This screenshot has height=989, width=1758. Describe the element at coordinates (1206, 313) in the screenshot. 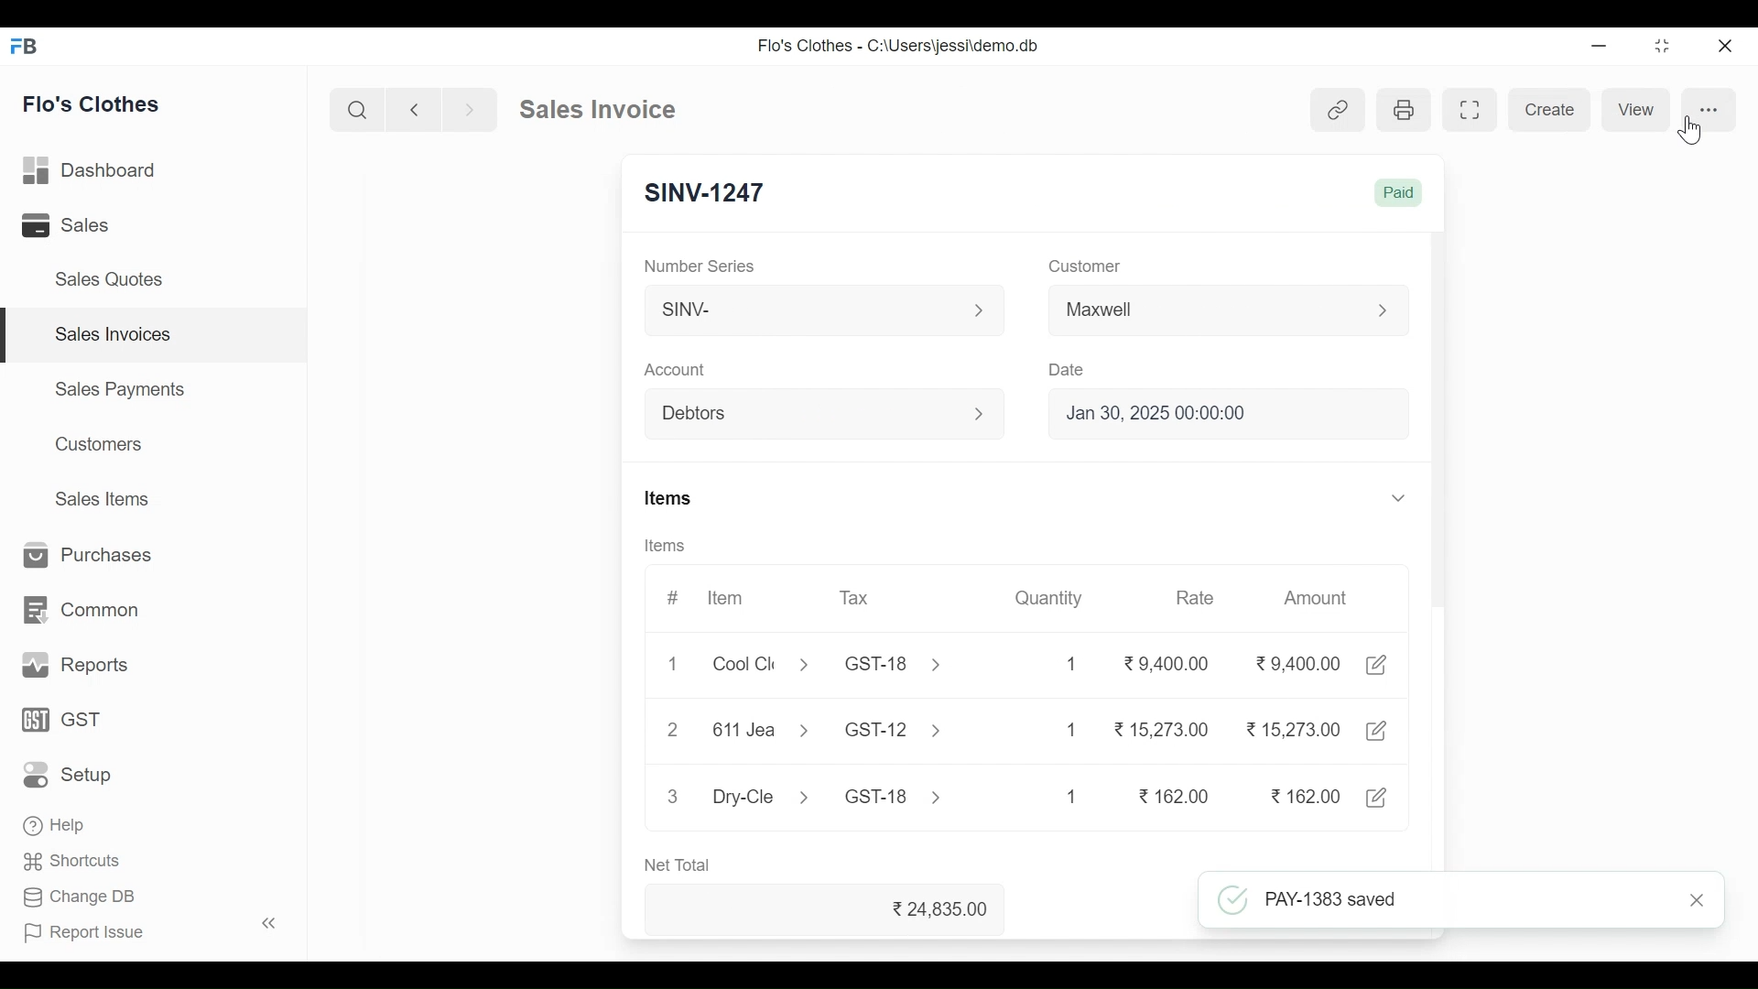

I see `Maxwell` at that location.